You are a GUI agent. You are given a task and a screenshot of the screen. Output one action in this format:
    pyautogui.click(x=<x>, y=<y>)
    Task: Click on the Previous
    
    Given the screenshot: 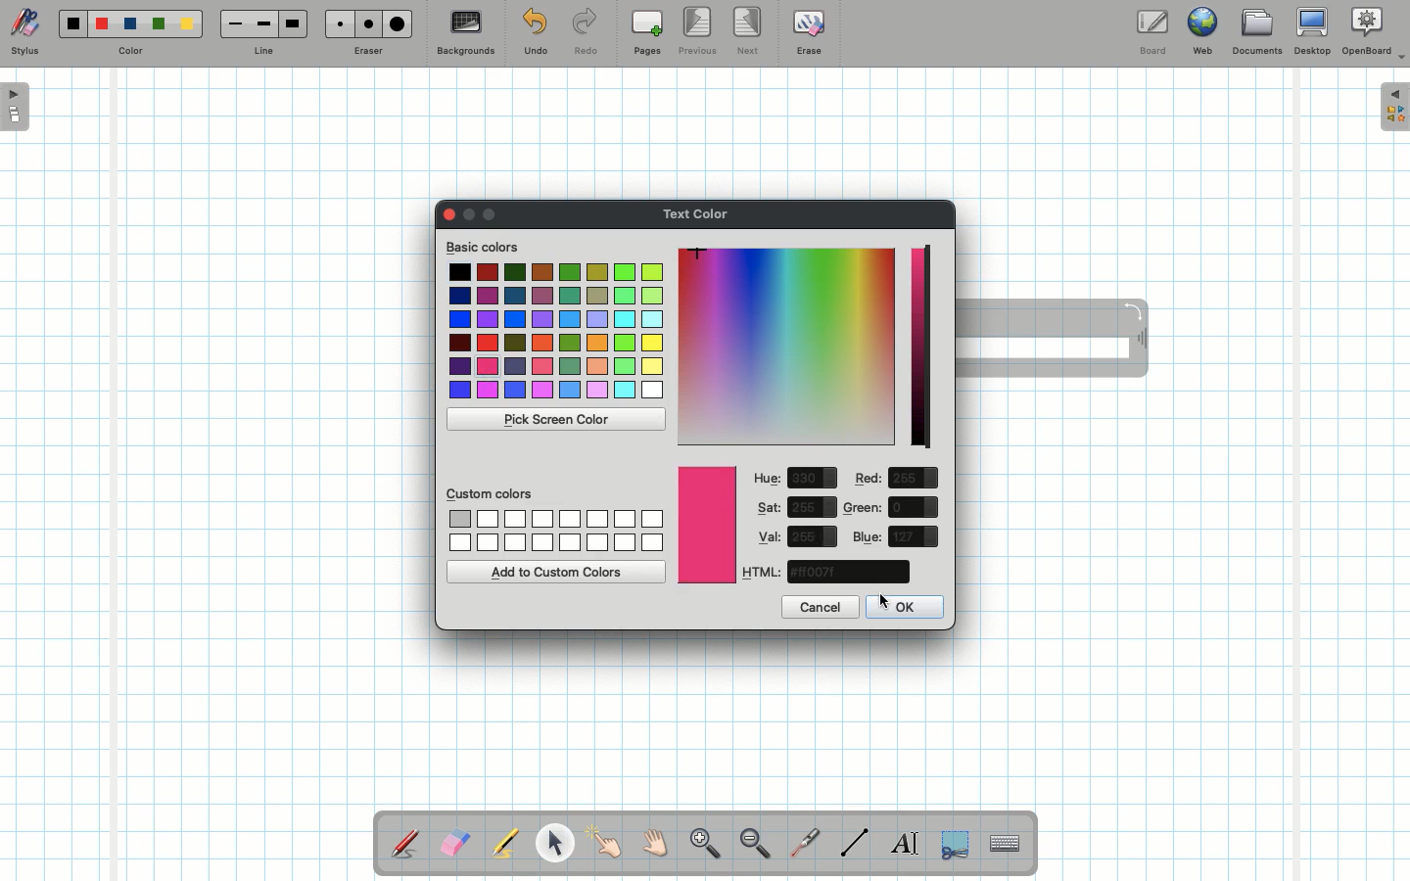 What is the action you would take?
    pyautogui.click(x=699, y=32)
    